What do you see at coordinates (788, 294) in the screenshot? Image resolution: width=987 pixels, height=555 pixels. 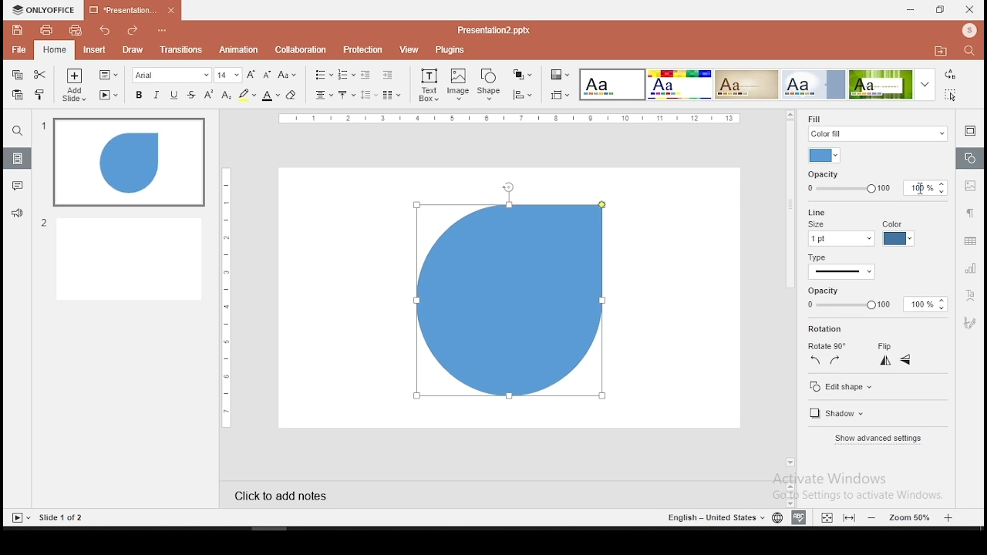 I see `scroll bar` at bounding box center [788, 294].